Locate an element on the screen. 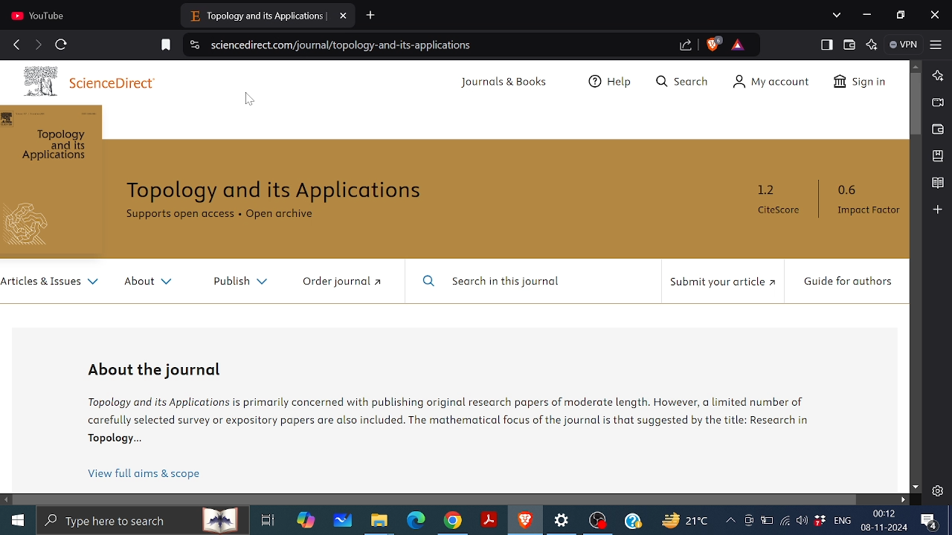  Brave shield is located at coordinates (713, 44).